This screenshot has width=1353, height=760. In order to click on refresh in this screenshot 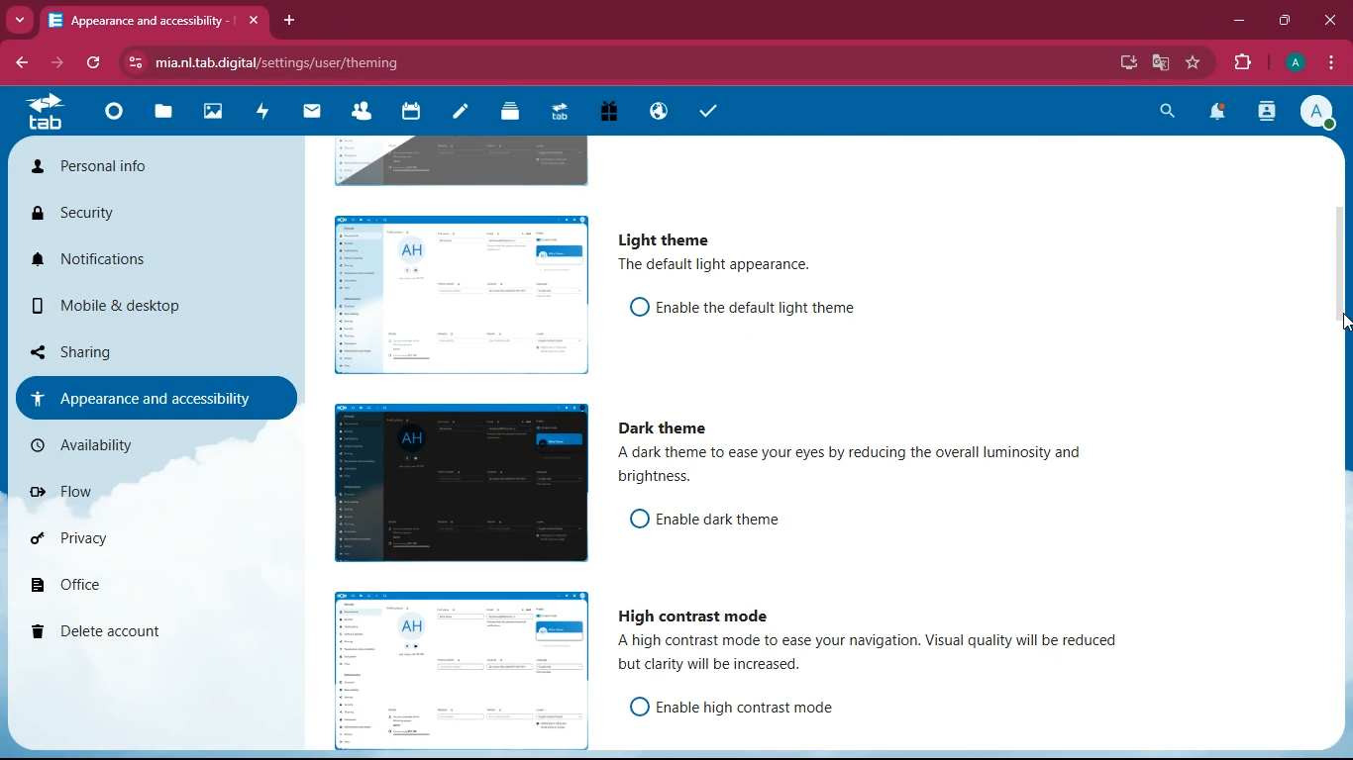, I will do `click(90, 64)`.